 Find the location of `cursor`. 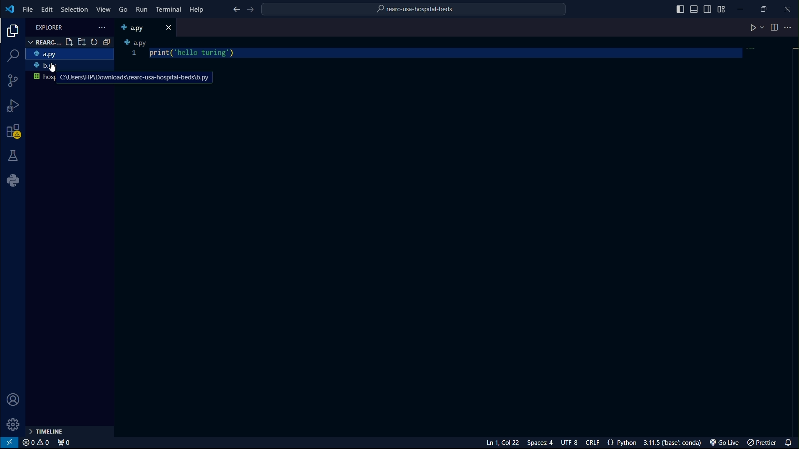

cursor is located at coordinates (52, 68).